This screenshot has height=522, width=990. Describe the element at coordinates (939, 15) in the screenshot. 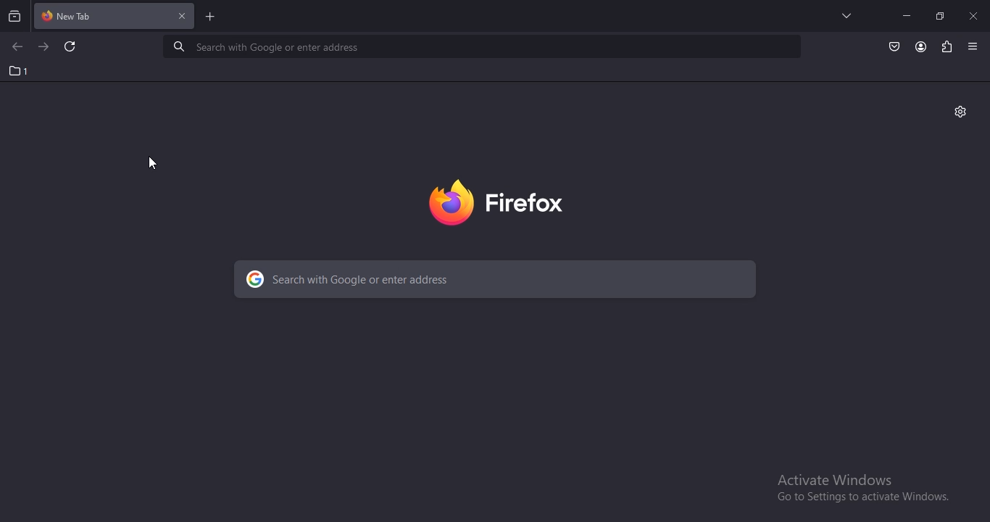

I see `restore` at that location.